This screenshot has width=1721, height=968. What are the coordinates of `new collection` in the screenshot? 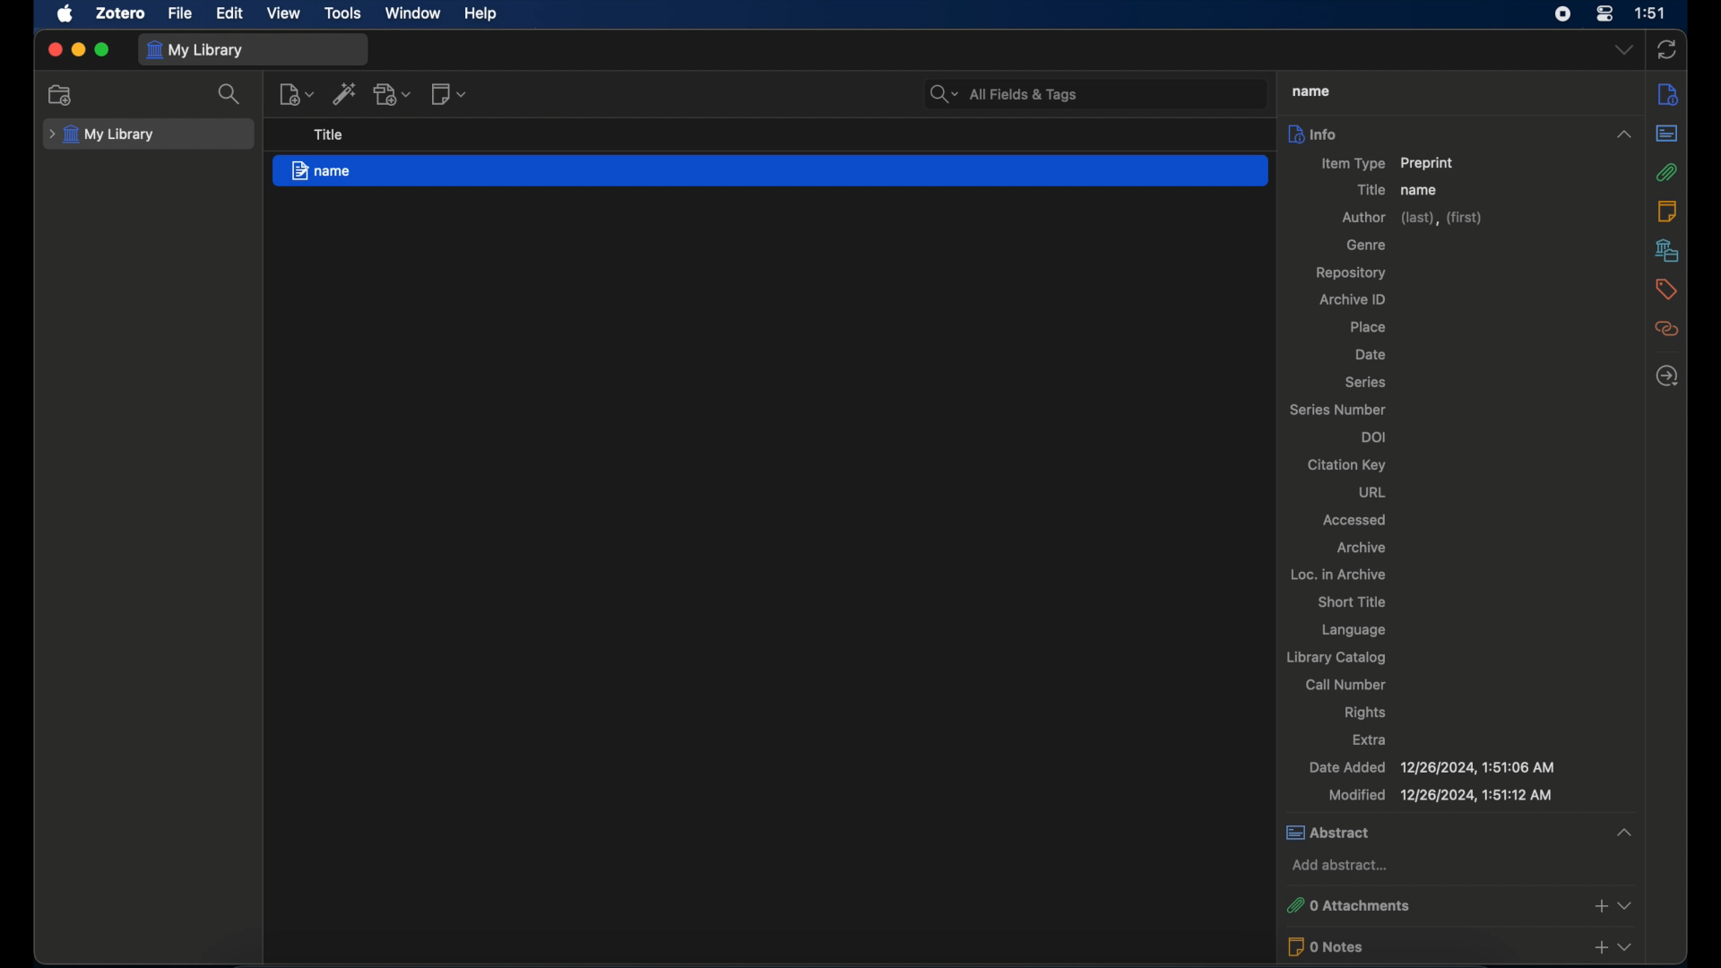 It's located at (60, 94).